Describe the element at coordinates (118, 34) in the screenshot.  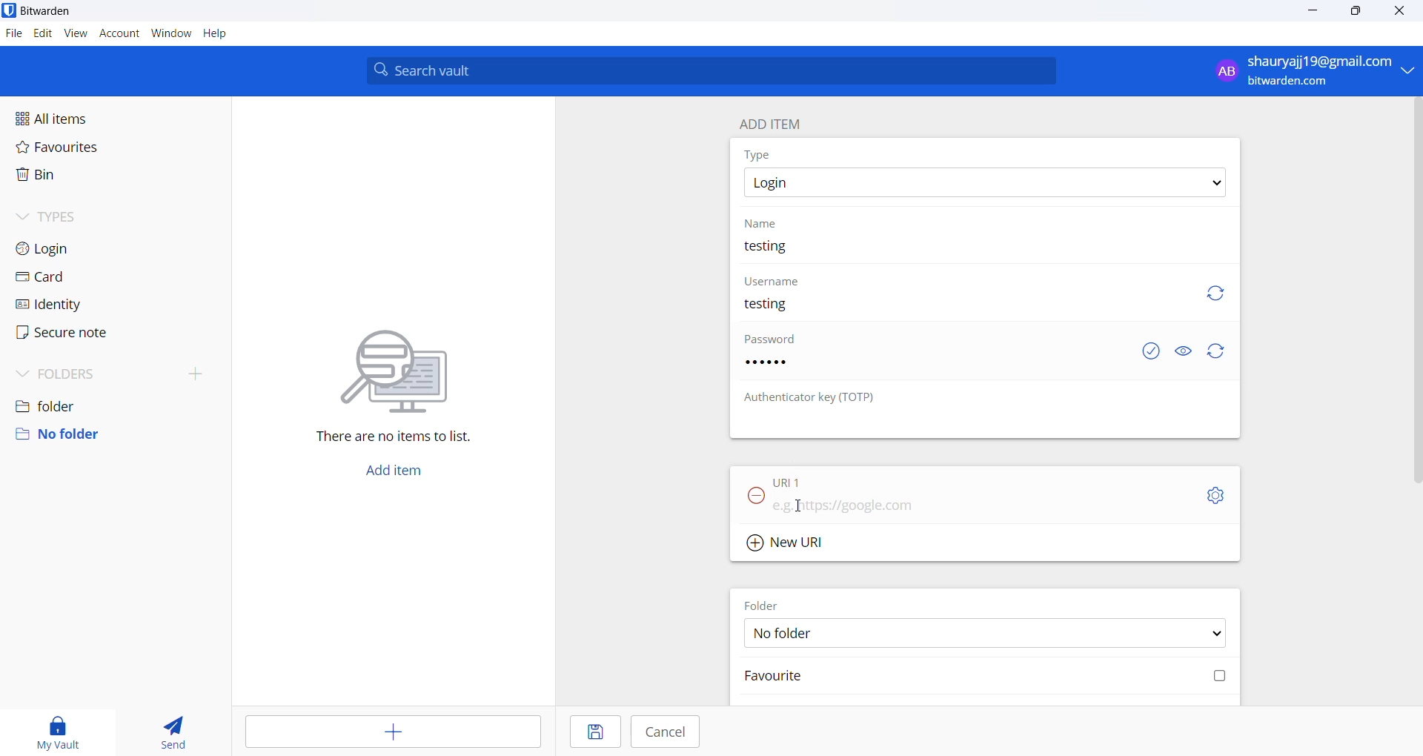
I see `account` at that location.